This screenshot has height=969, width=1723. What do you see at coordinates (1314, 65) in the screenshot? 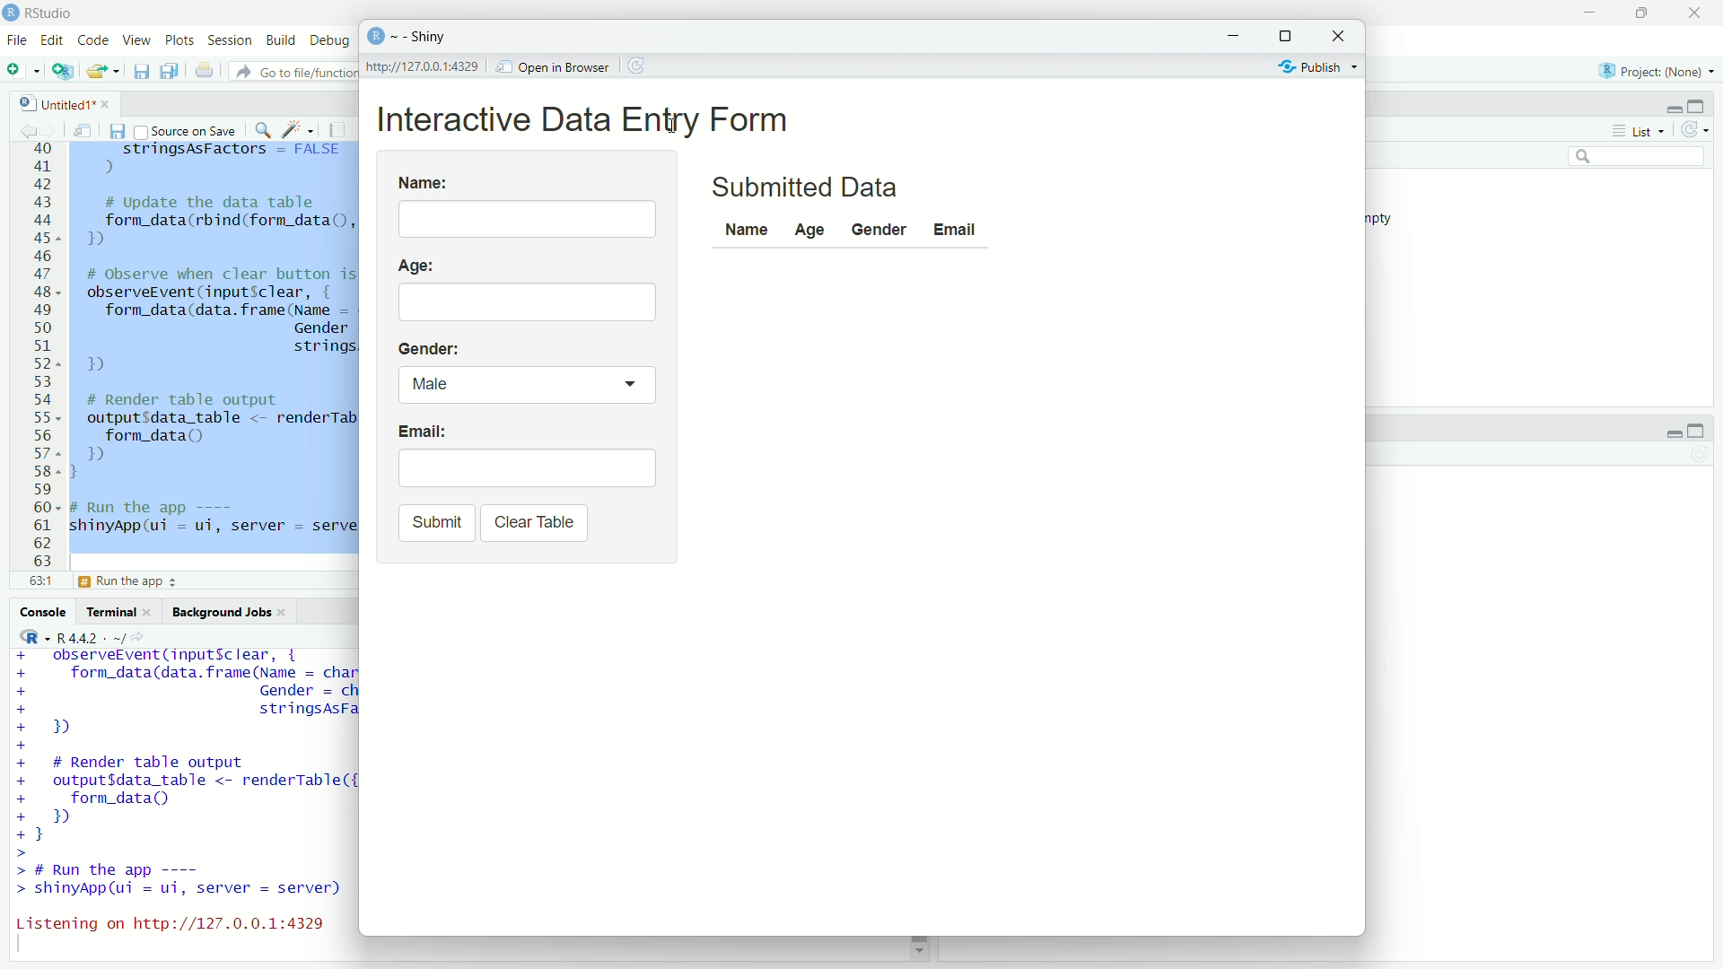
I see `publish` at bounding box center [1314, 65].